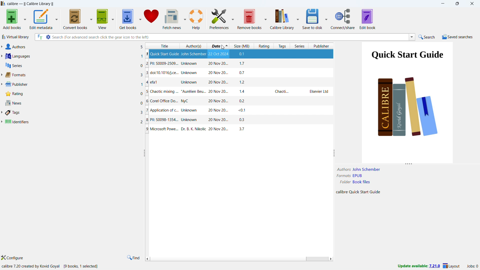 The image size is (480, 270). What do you see at coordinates (218, 63) in the screenshot?
I see `20 Nov 20..` at bounding box center [218, 63].